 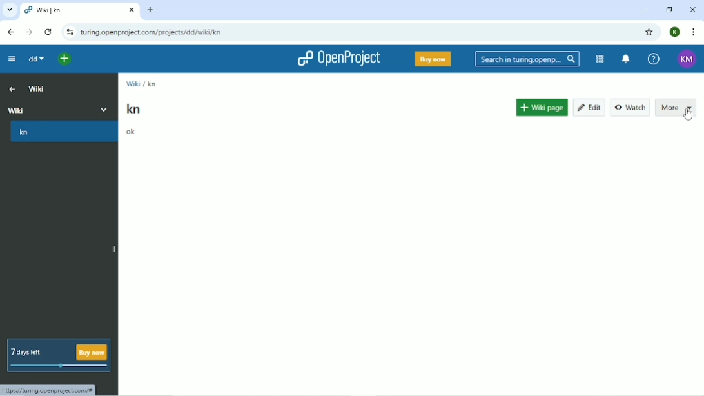 I want to click on Watch, so click(x=631, y=108).